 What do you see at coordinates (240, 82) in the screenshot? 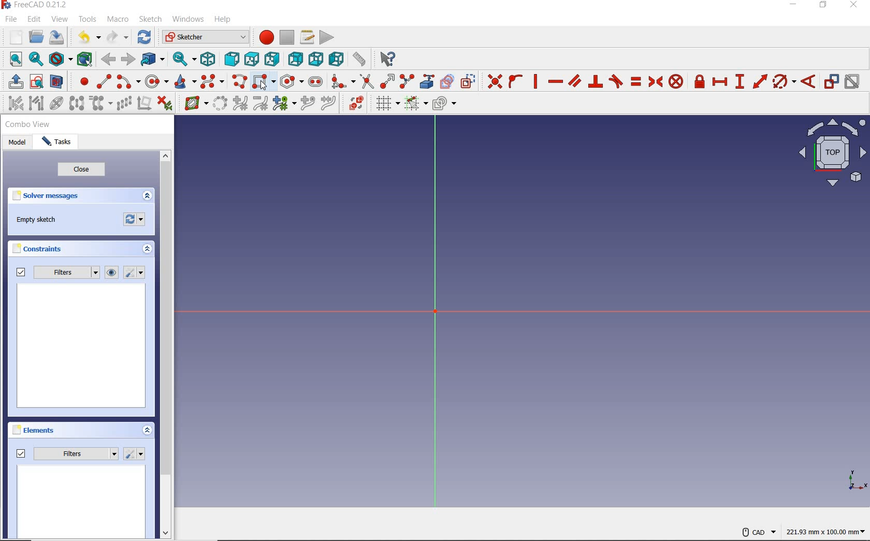
I see `create polyline` at bounding box center [240, 82].